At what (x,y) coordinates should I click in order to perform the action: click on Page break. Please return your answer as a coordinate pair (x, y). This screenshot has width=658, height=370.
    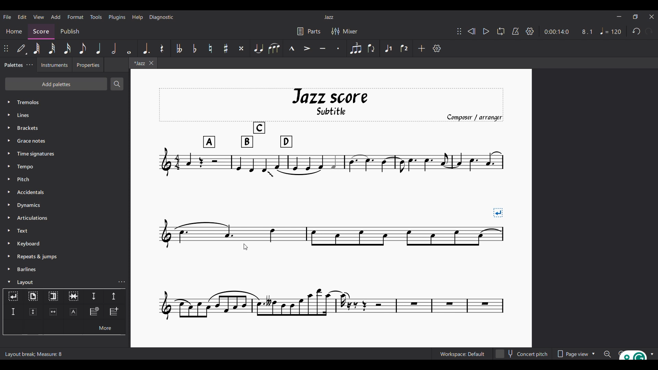
    Looking at the image, I should click on (33, 297).